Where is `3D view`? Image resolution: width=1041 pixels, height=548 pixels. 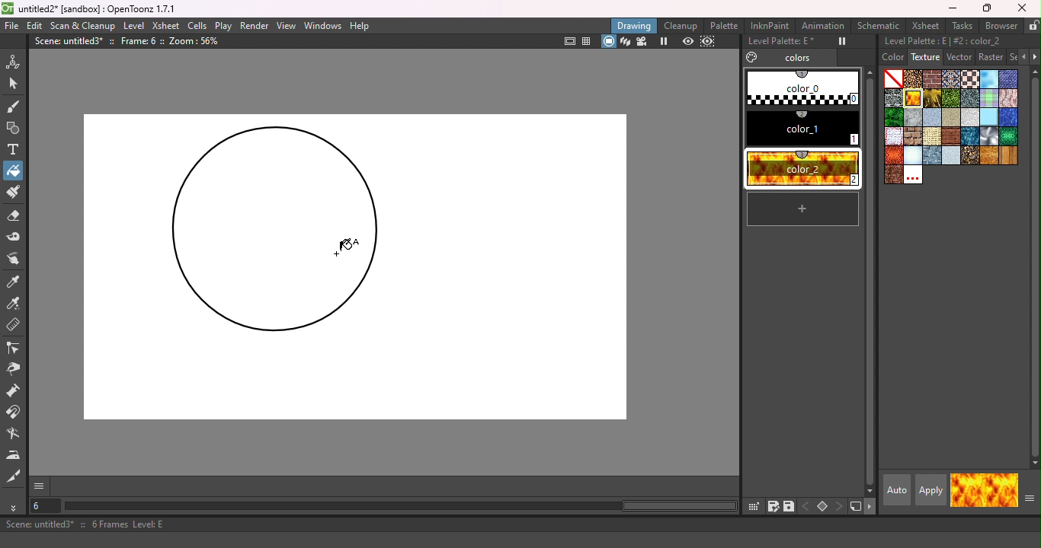
3D view is located at coordinates (625, 41).